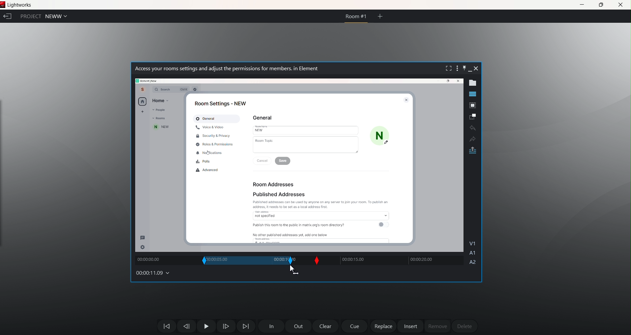 This screenshot has height=335, width=631. Describe the element at coordinates (478, 68) in the screenshot. I see `close` at that location.